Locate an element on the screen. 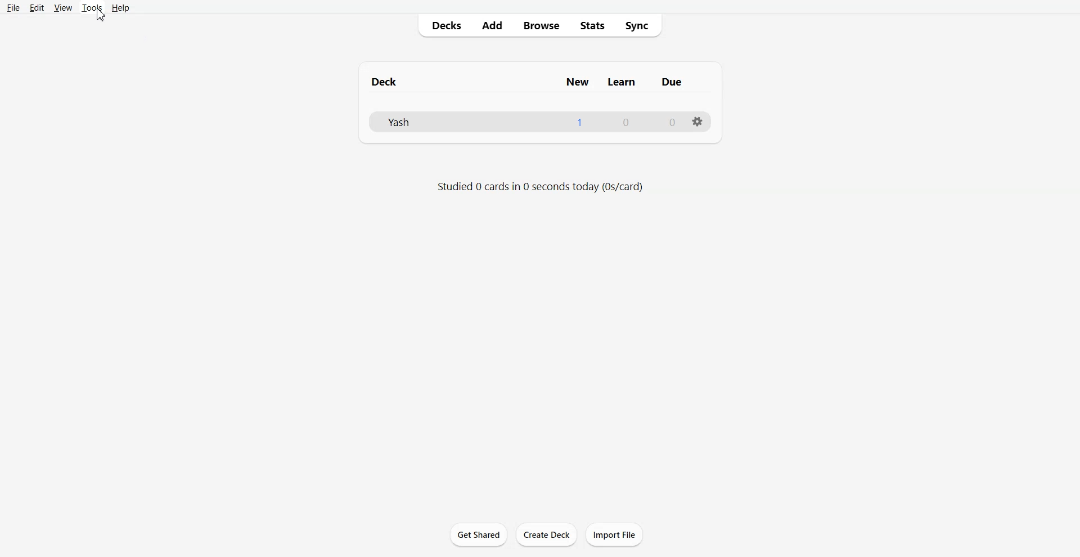  Text 1 is located at coordinates (529, 82).